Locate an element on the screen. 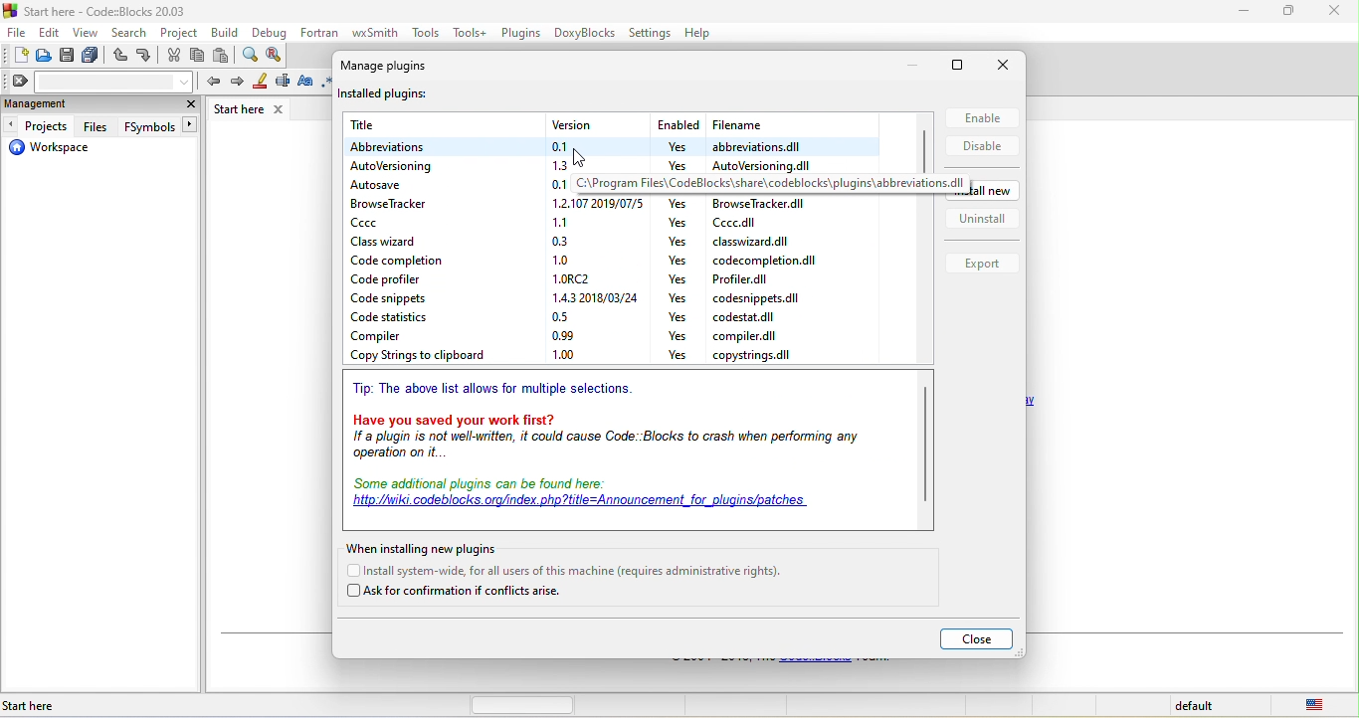  version  is located at coordinates (577, 278).